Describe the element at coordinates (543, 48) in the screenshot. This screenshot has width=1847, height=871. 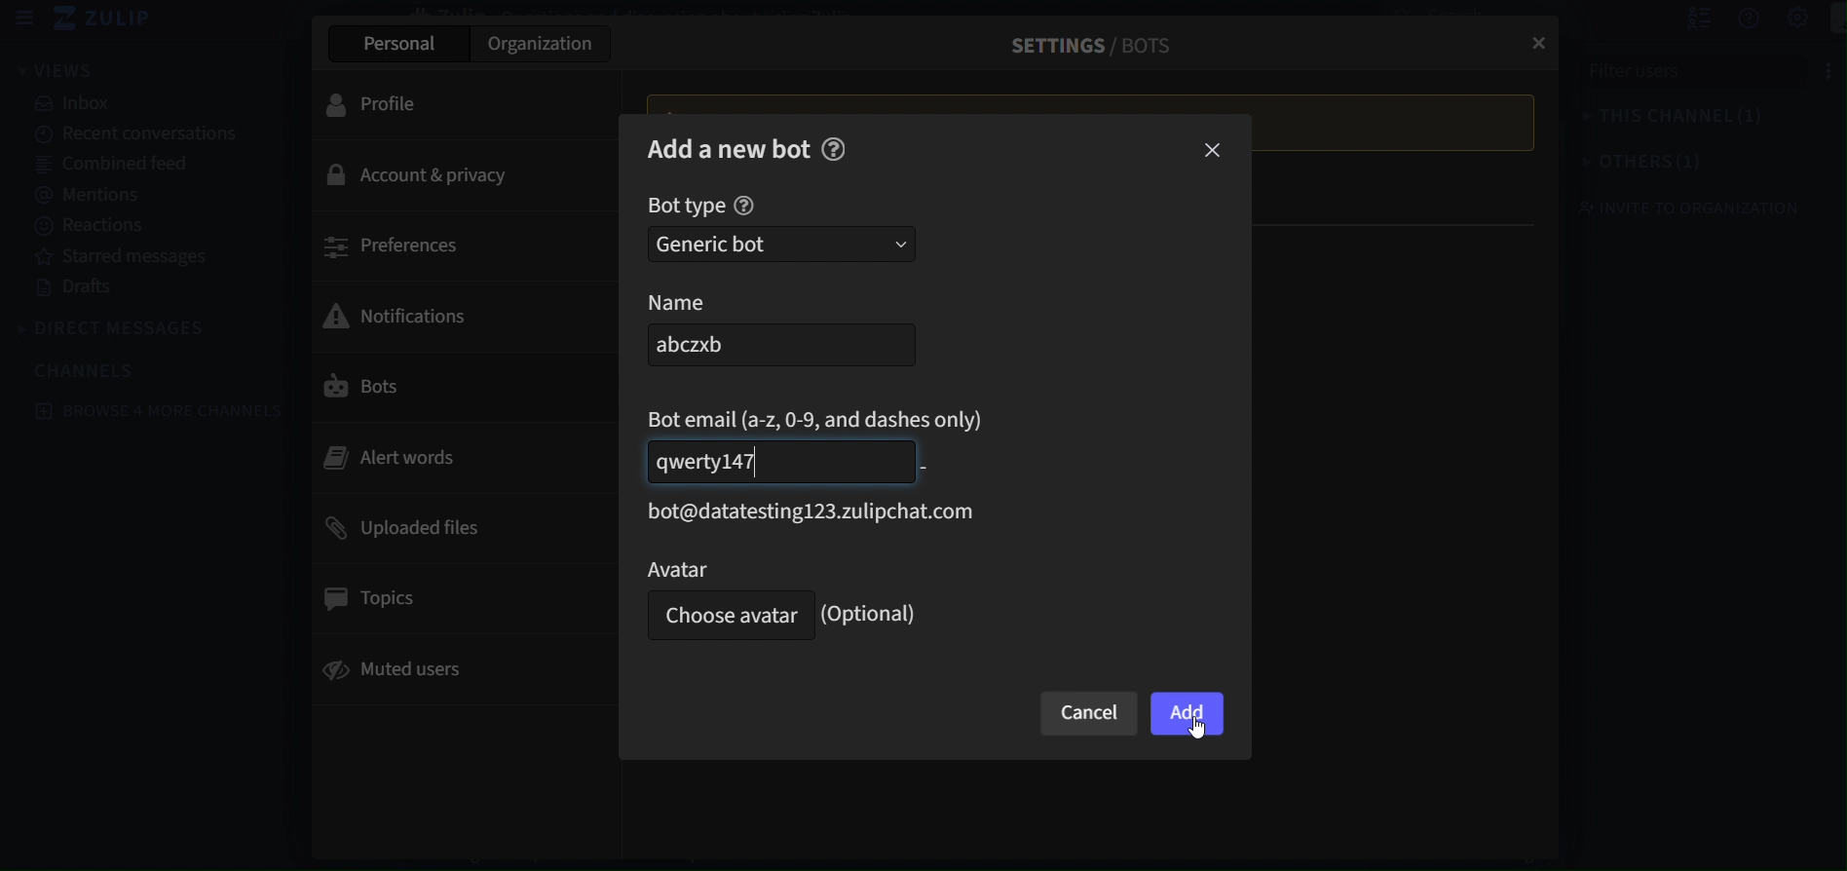
I see `organization` at that location.